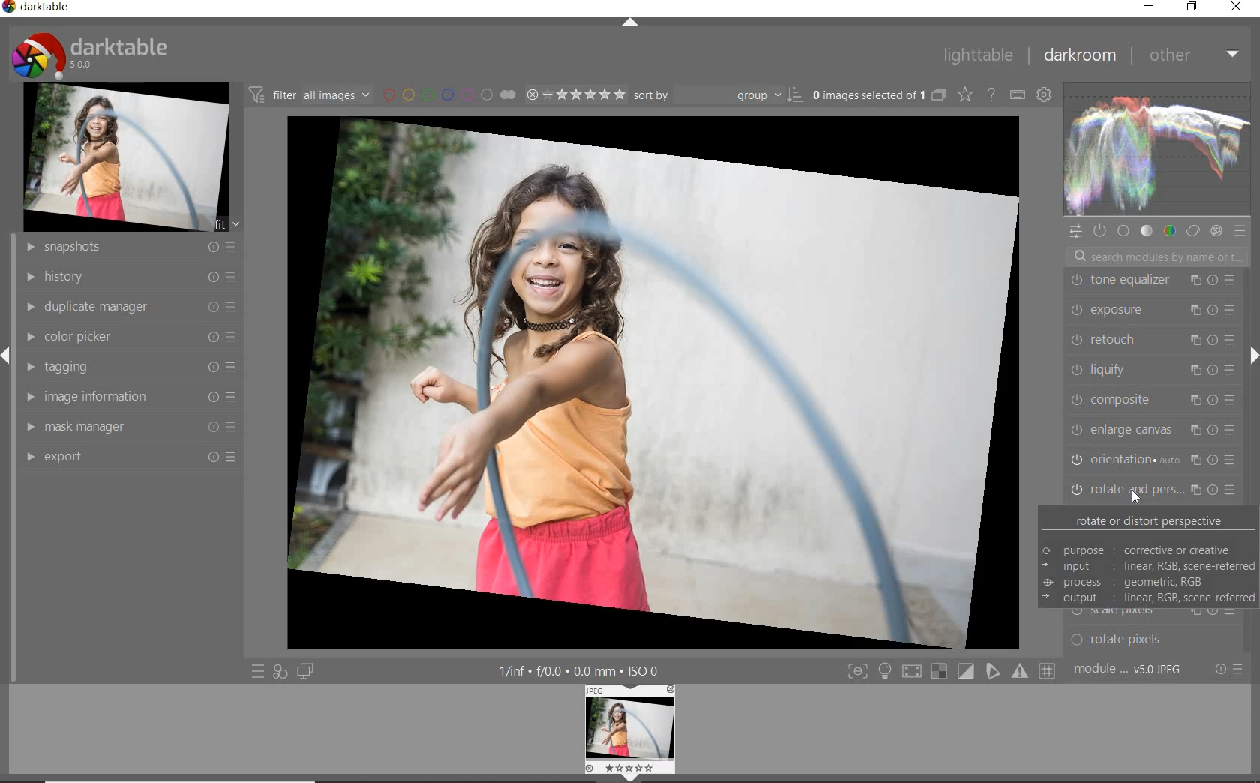  What do you see at coordinates (1148, 556) in the screenshot?
I see `ROTATE OR DISTORT PERSPECTIVE` at bounding box center [1148, 556].